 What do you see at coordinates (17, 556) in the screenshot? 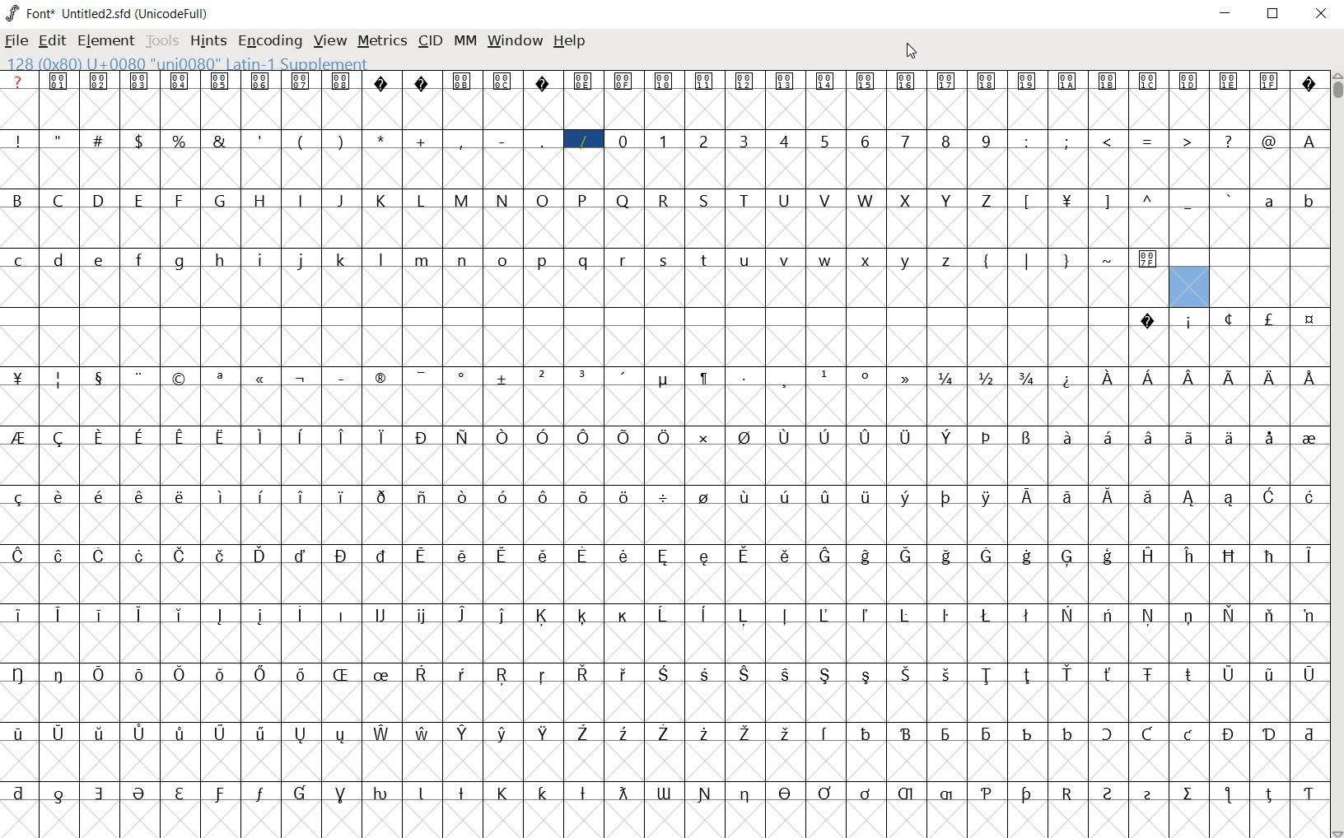
I see `glyph` at bounding box center [17, 556].